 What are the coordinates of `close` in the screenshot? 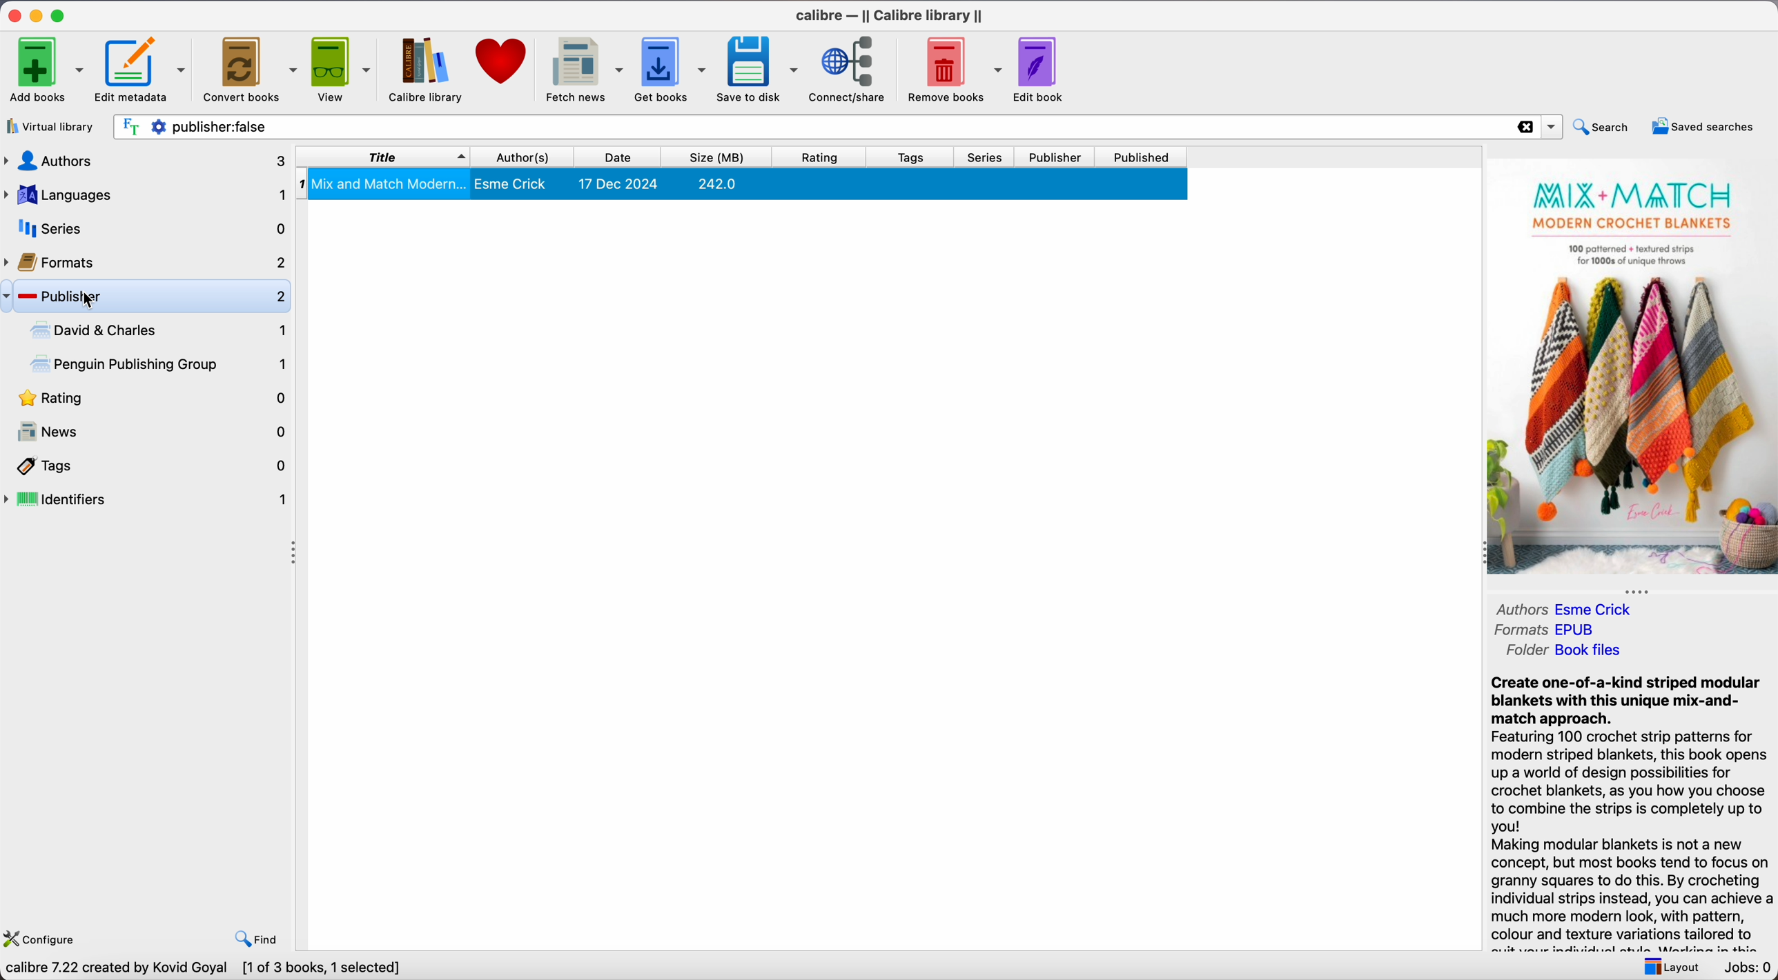 It's located at (12, 16).